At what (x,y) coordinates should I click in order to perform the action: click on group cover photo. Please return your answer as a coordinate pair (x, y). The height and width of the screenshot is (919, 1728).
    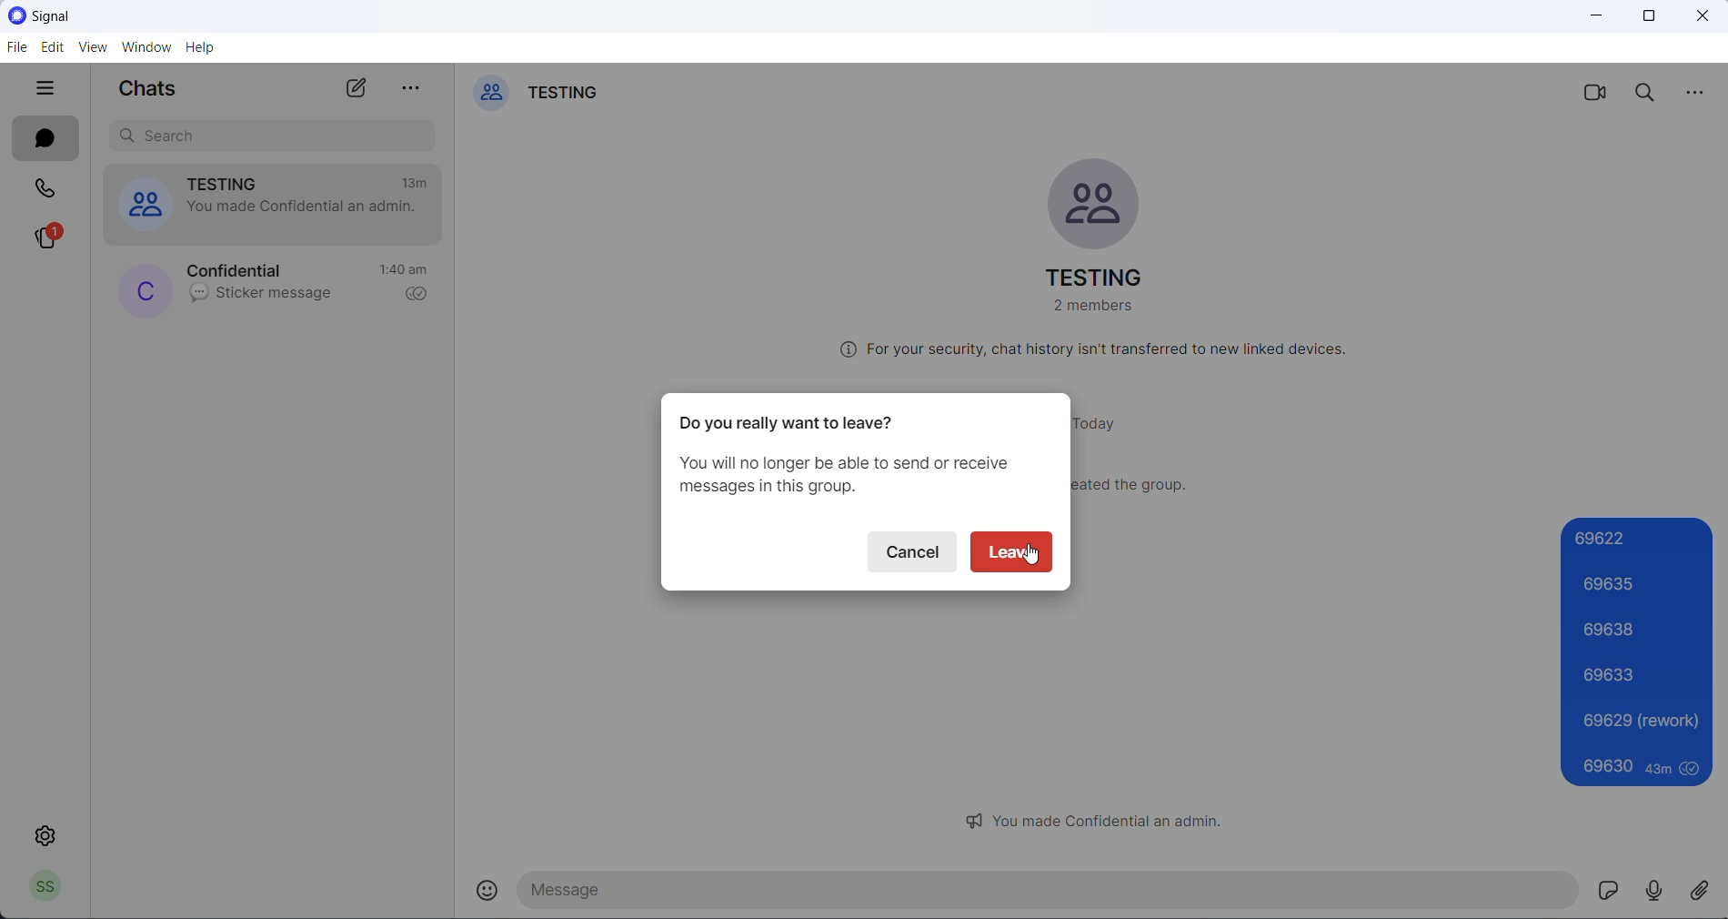
    Looking at the image, I should click on (143, 207).